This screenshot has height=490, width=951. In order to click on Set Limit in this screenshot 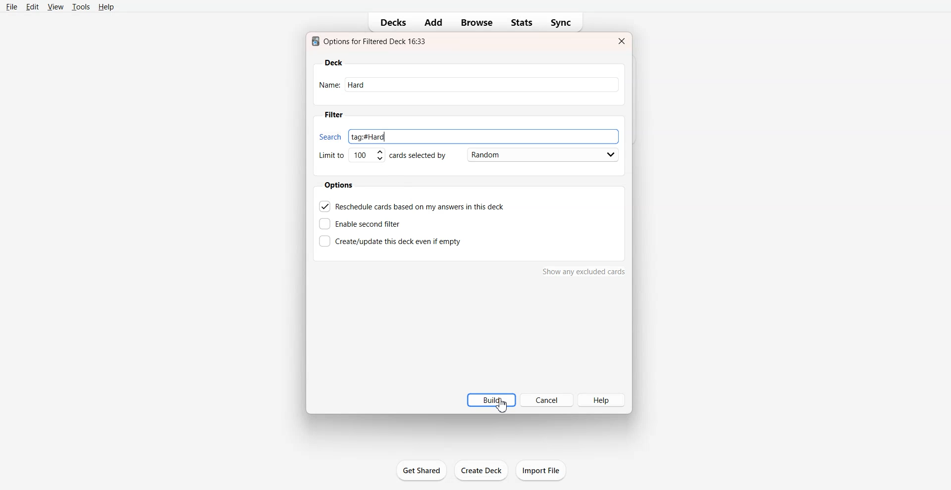, I will do `click(351, 157)`.